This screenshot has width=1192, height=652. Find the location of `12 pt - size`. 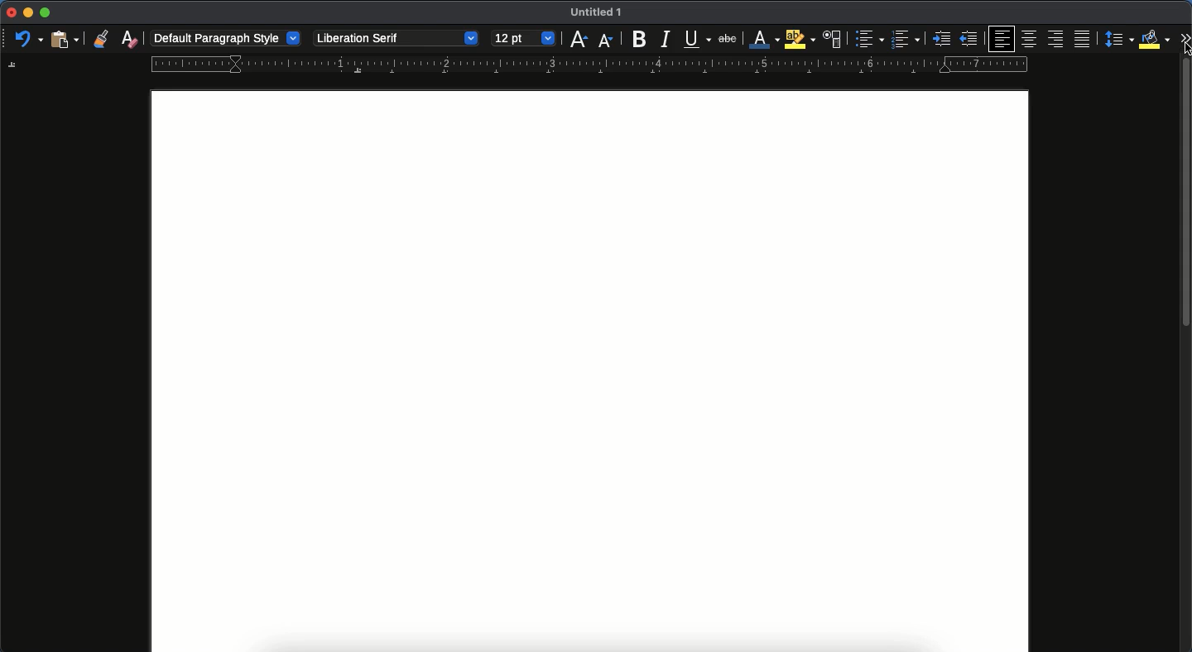

12 pt - size is located at coordinates (522, 39).